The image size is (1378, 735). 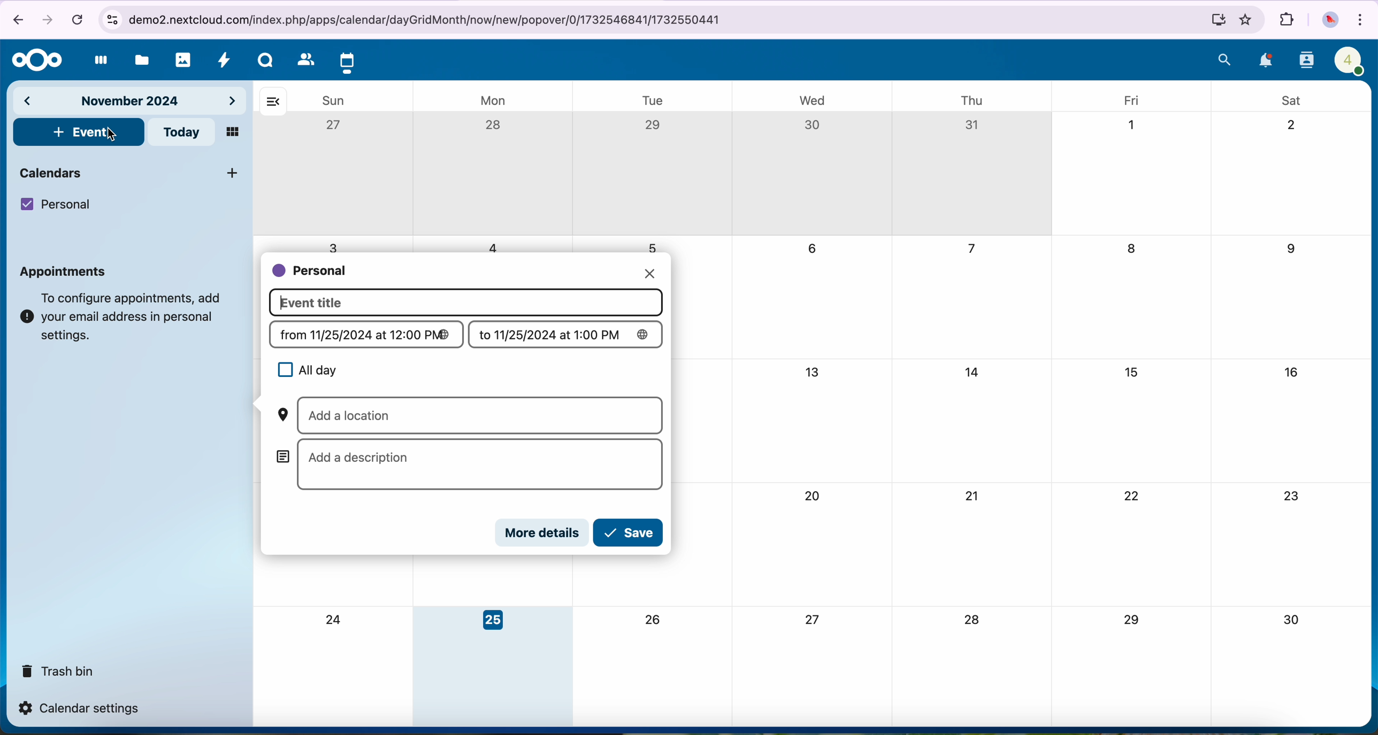 I want to click on 16, so click(x=1293, y=372).